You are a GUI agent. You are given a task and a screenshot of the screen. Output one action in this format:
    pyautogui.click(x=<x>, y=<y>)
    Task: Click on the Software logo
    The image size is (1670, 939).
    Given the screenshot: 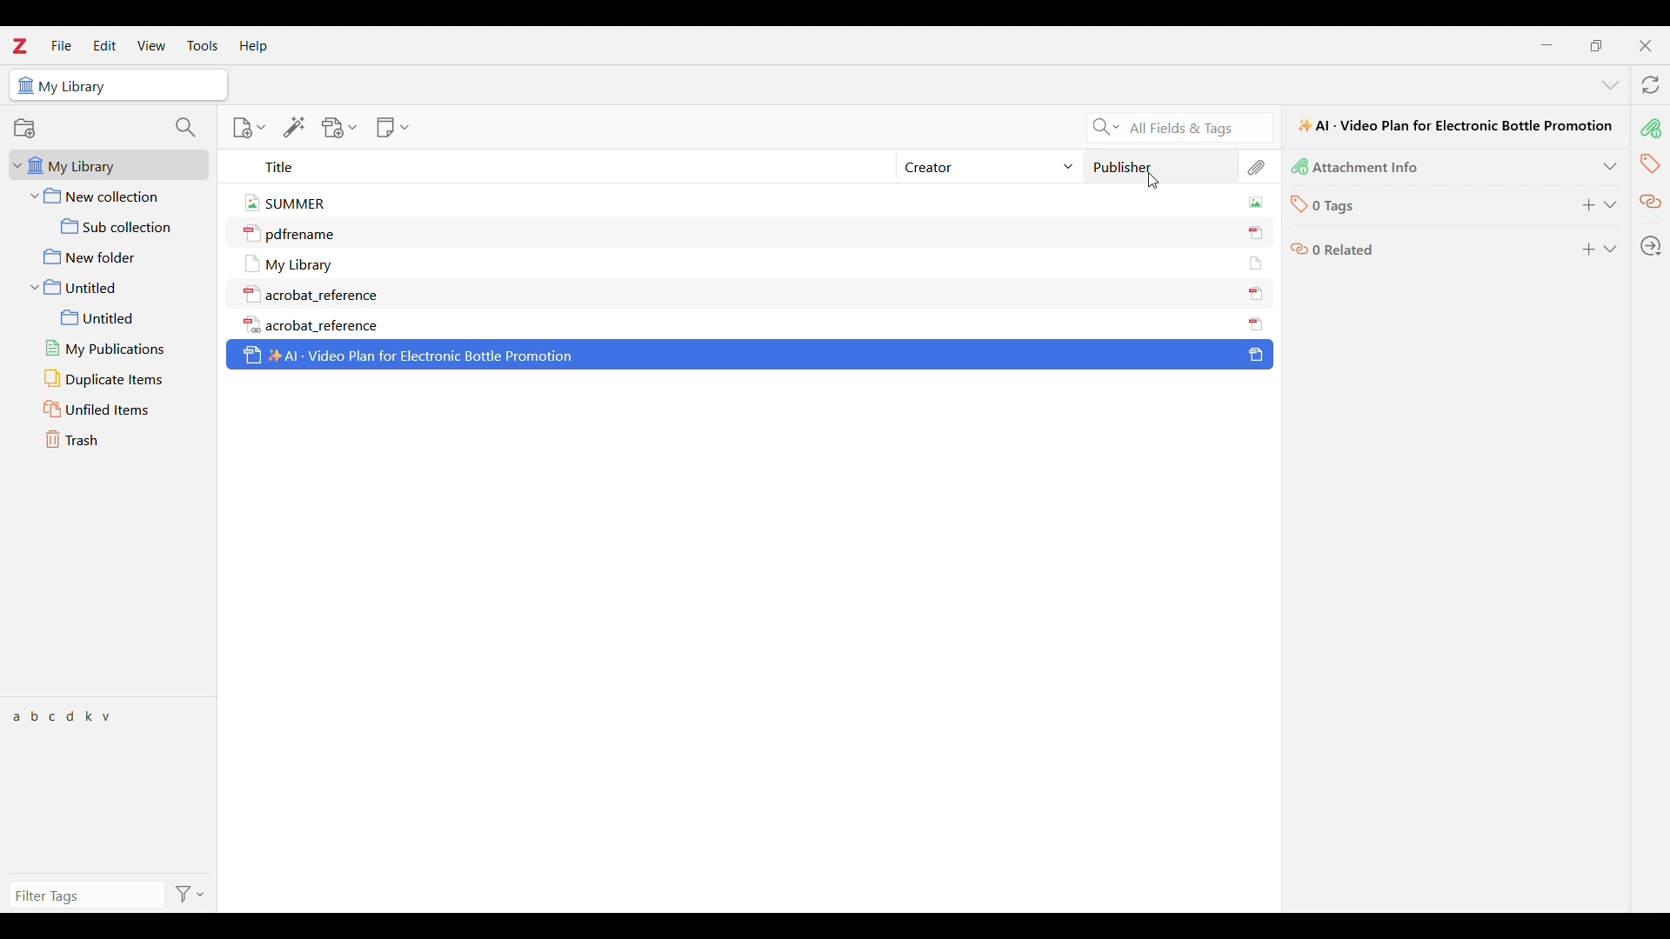 What is the action you would take?
    pyautogui.click(x=21, y=46)
    